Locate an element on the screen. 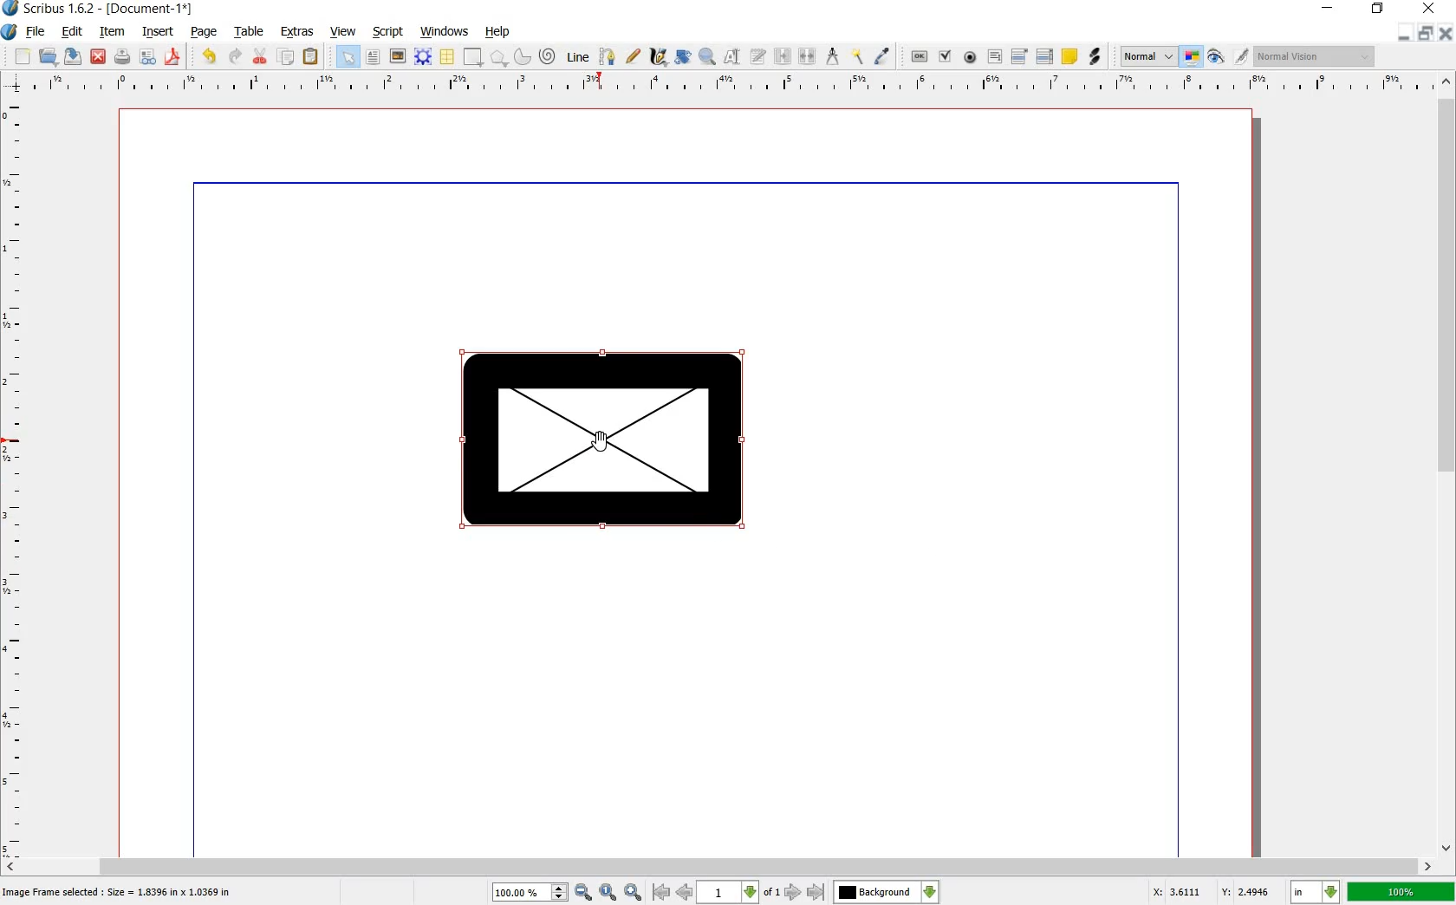 The image size is (1456, 905). Zoom to is located at coordinates (609, 891).